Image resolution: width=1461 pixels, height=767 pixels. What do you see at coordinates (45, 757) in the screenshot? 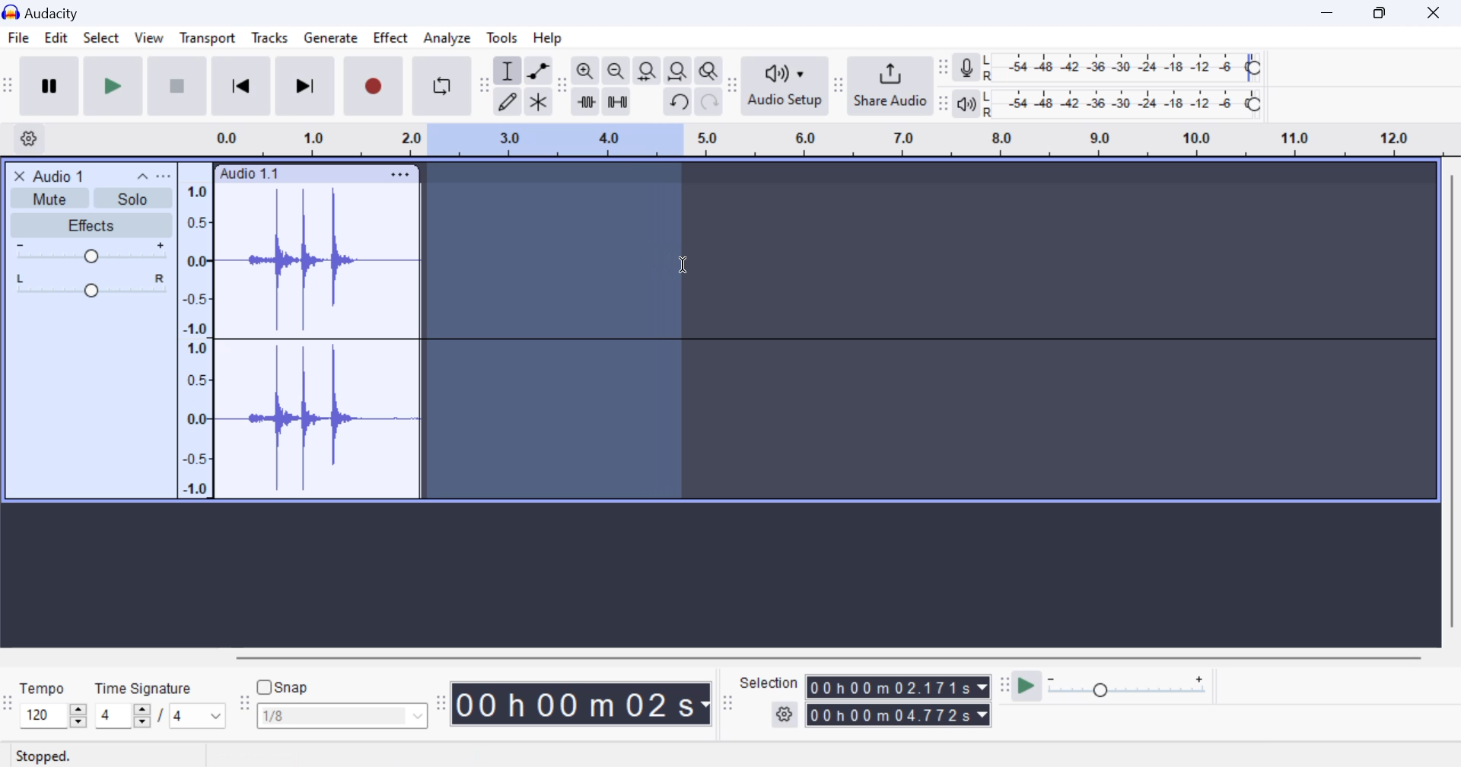
I see `Clip Status` at bounding box center [45, 757].